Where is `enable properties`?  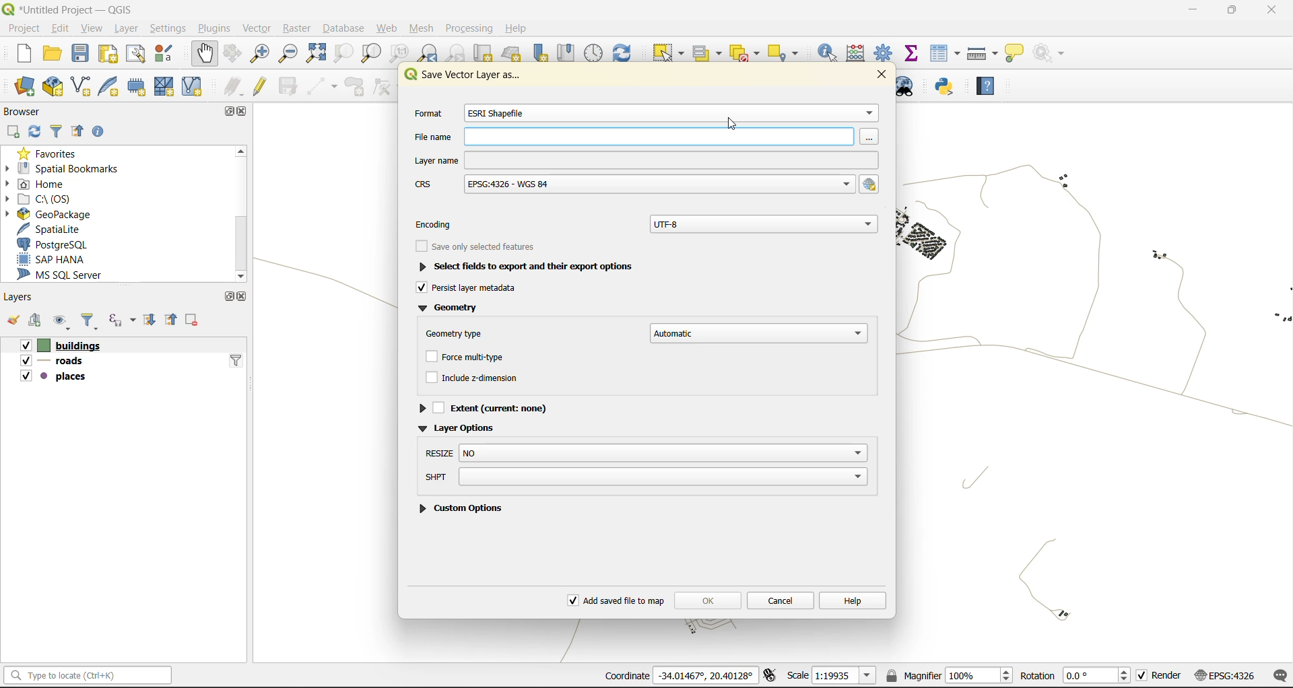 enable properties is located at coordinates (102, 130).